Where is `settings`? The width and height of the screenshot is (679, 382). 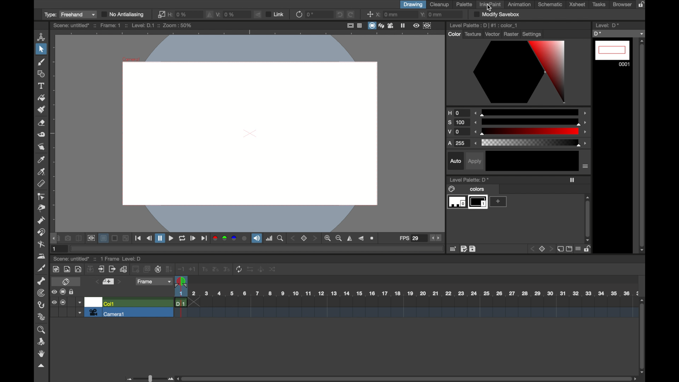 settings is located at coordinates (532, 34).